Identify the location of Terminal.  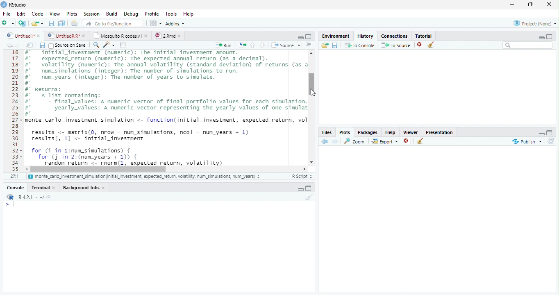
(44, 187).